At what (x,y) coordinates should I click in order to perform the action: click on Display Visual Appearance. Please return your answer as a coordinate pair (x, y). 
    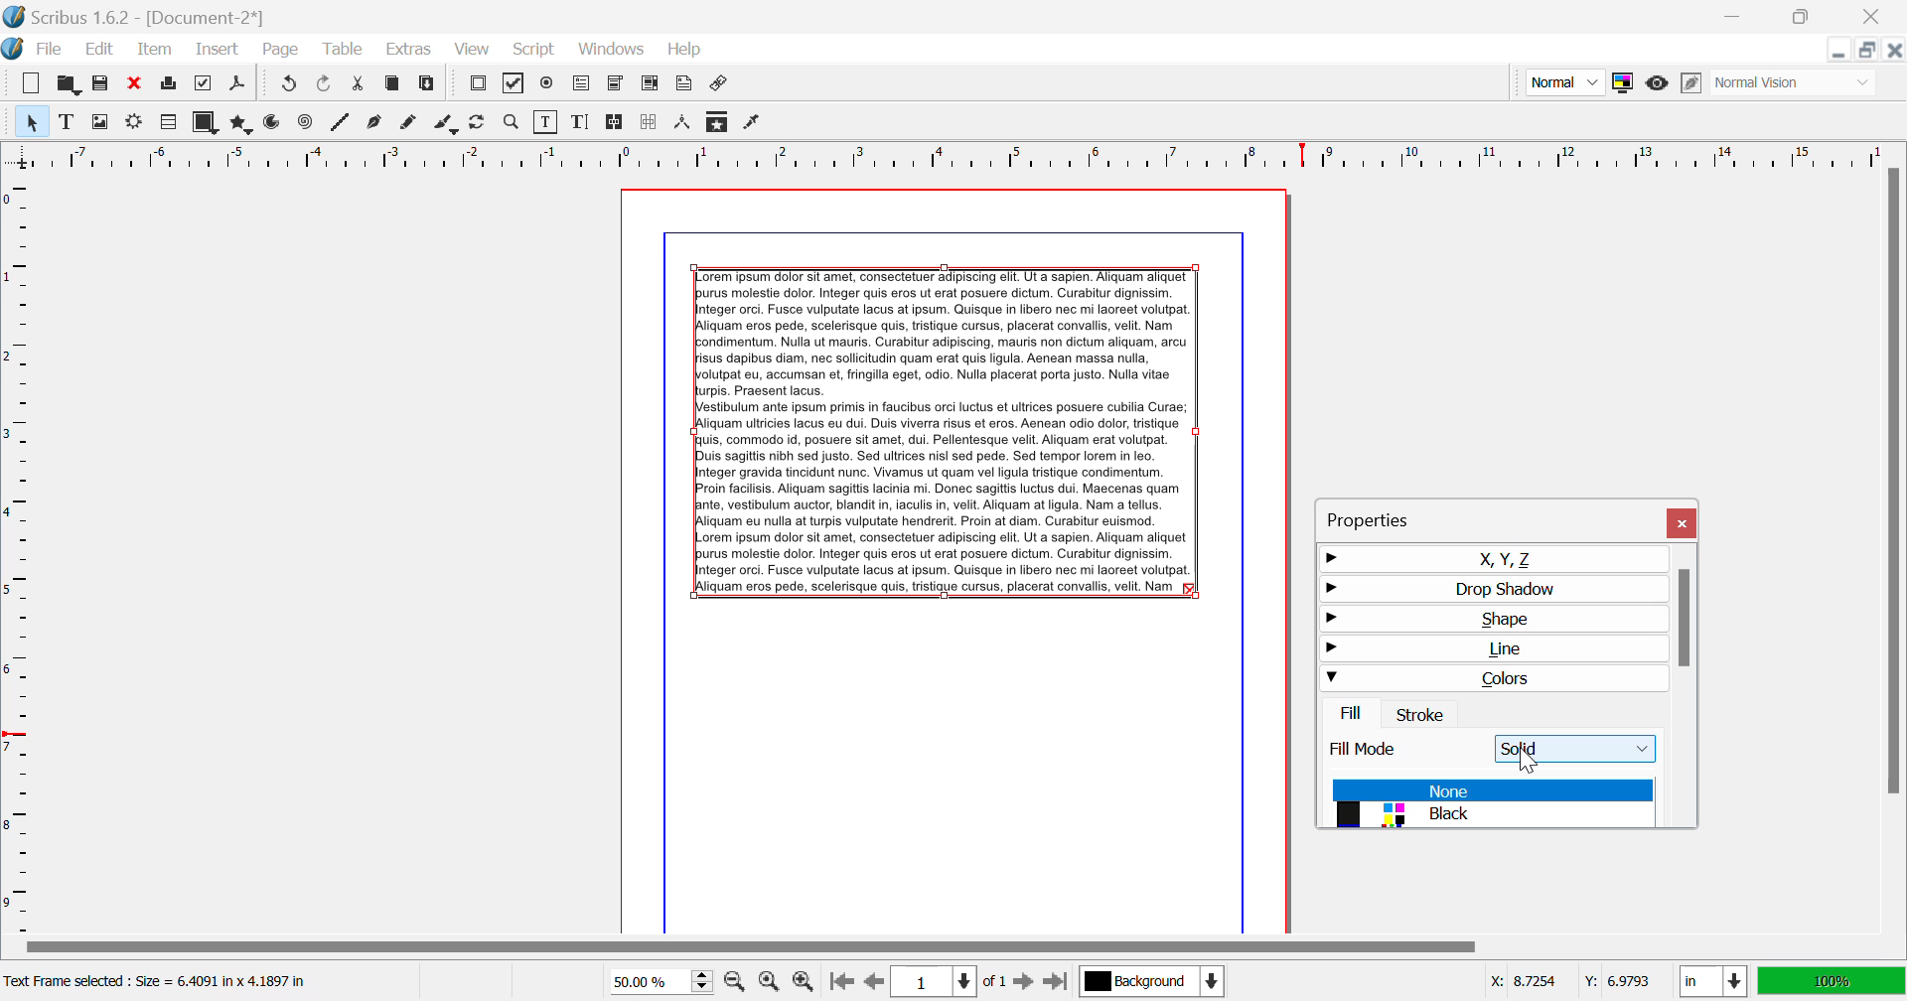
    Looking at the image, I should click on (1796, 82).